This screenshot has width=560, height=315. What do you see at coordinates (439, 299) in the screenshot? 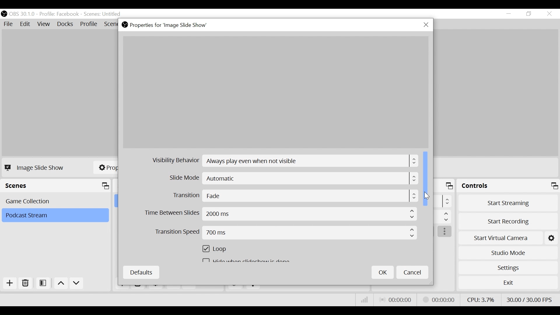
I see `Stream Status` at bounding box center [439, 299].